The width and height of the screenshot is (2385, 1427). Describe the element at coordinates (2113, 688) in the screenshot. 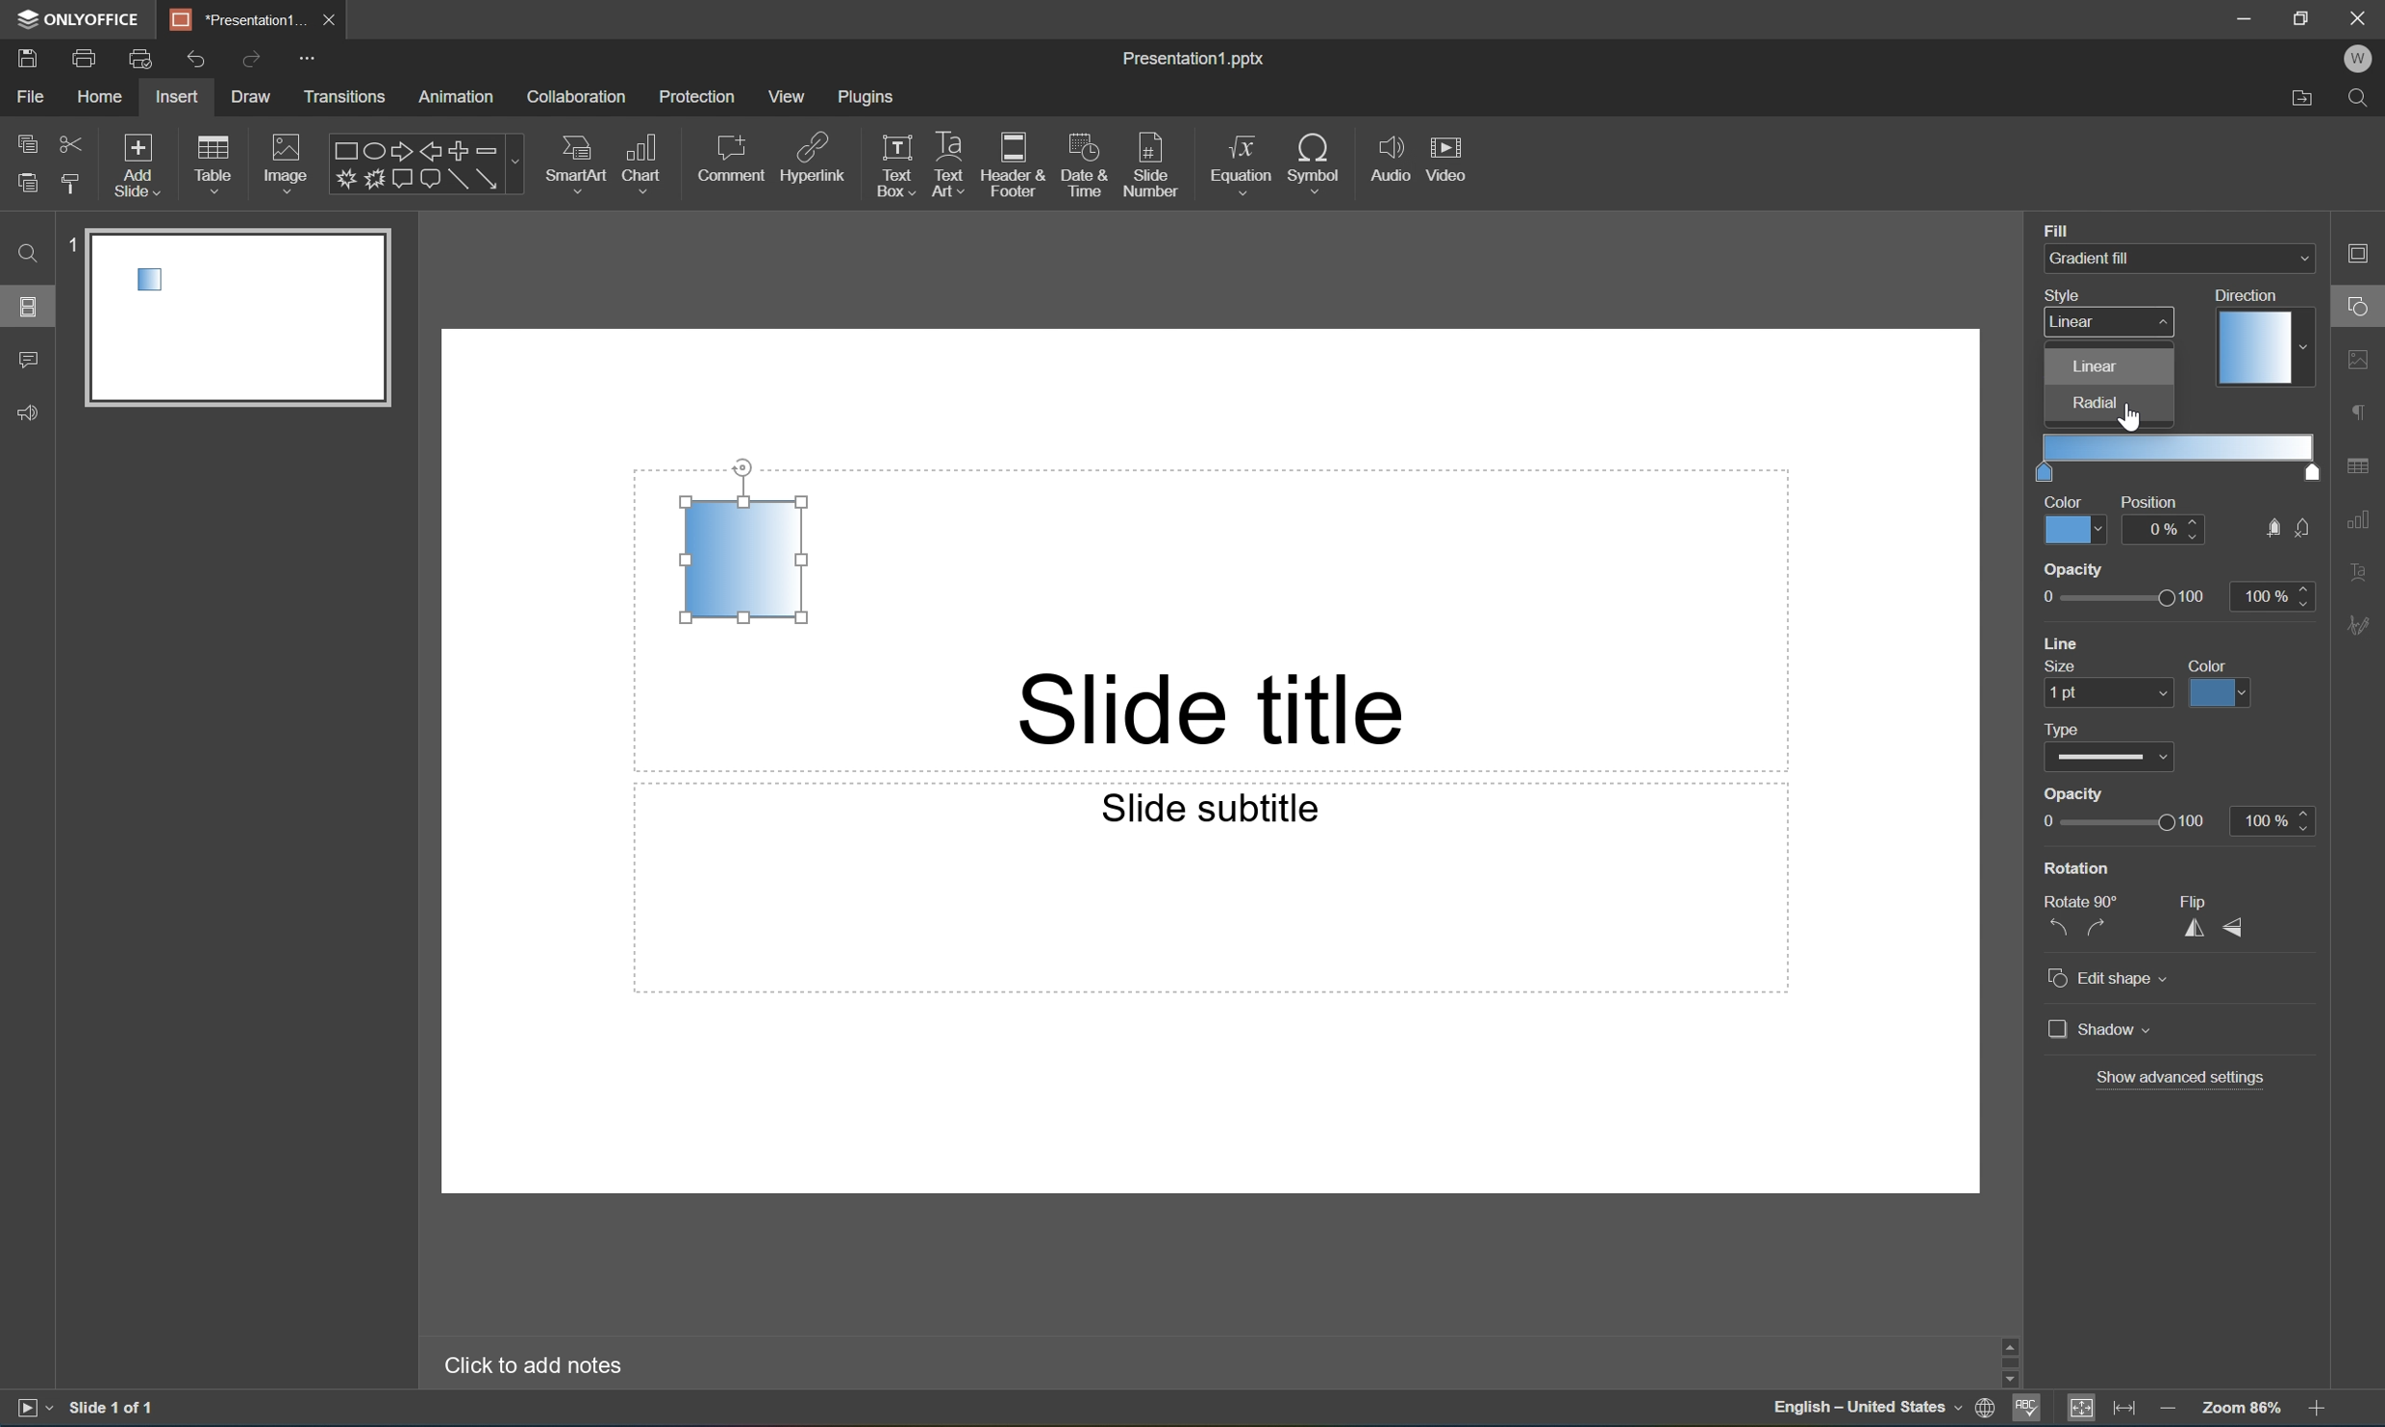

I see `size` at that location.